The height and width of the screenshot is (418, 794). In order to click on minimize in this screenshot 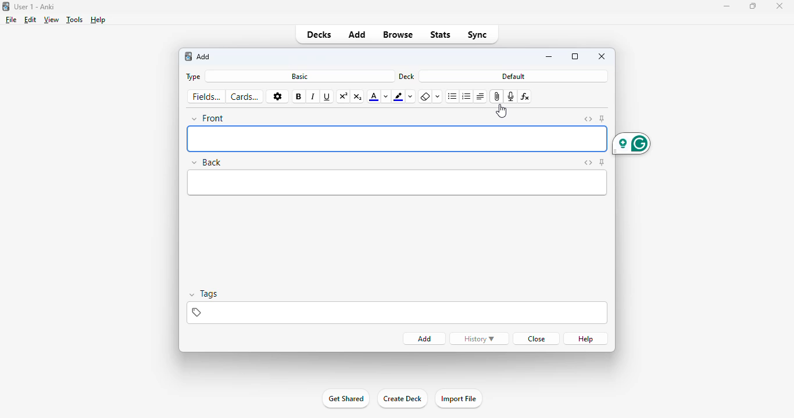, I will do `click(549, 57)`.